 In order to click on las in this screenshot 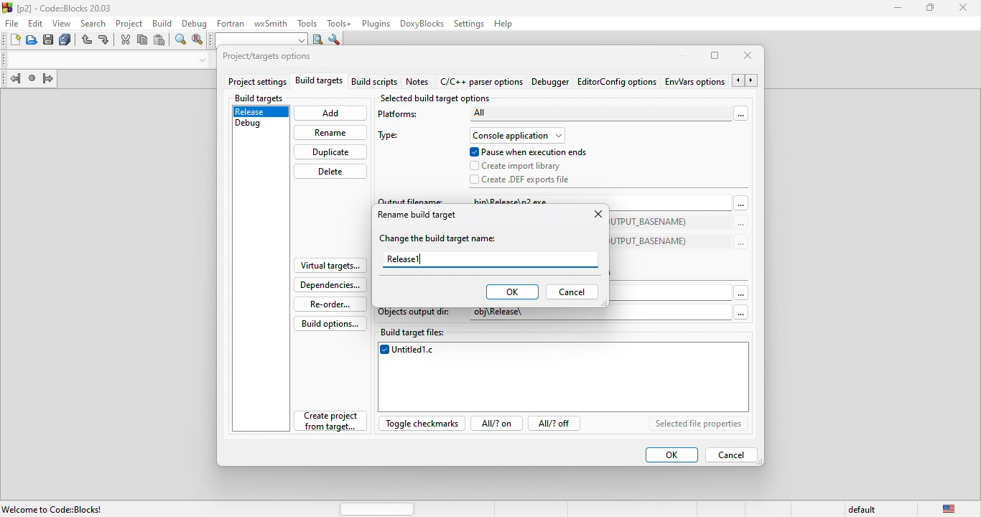, I will do `click(32, 80)`.